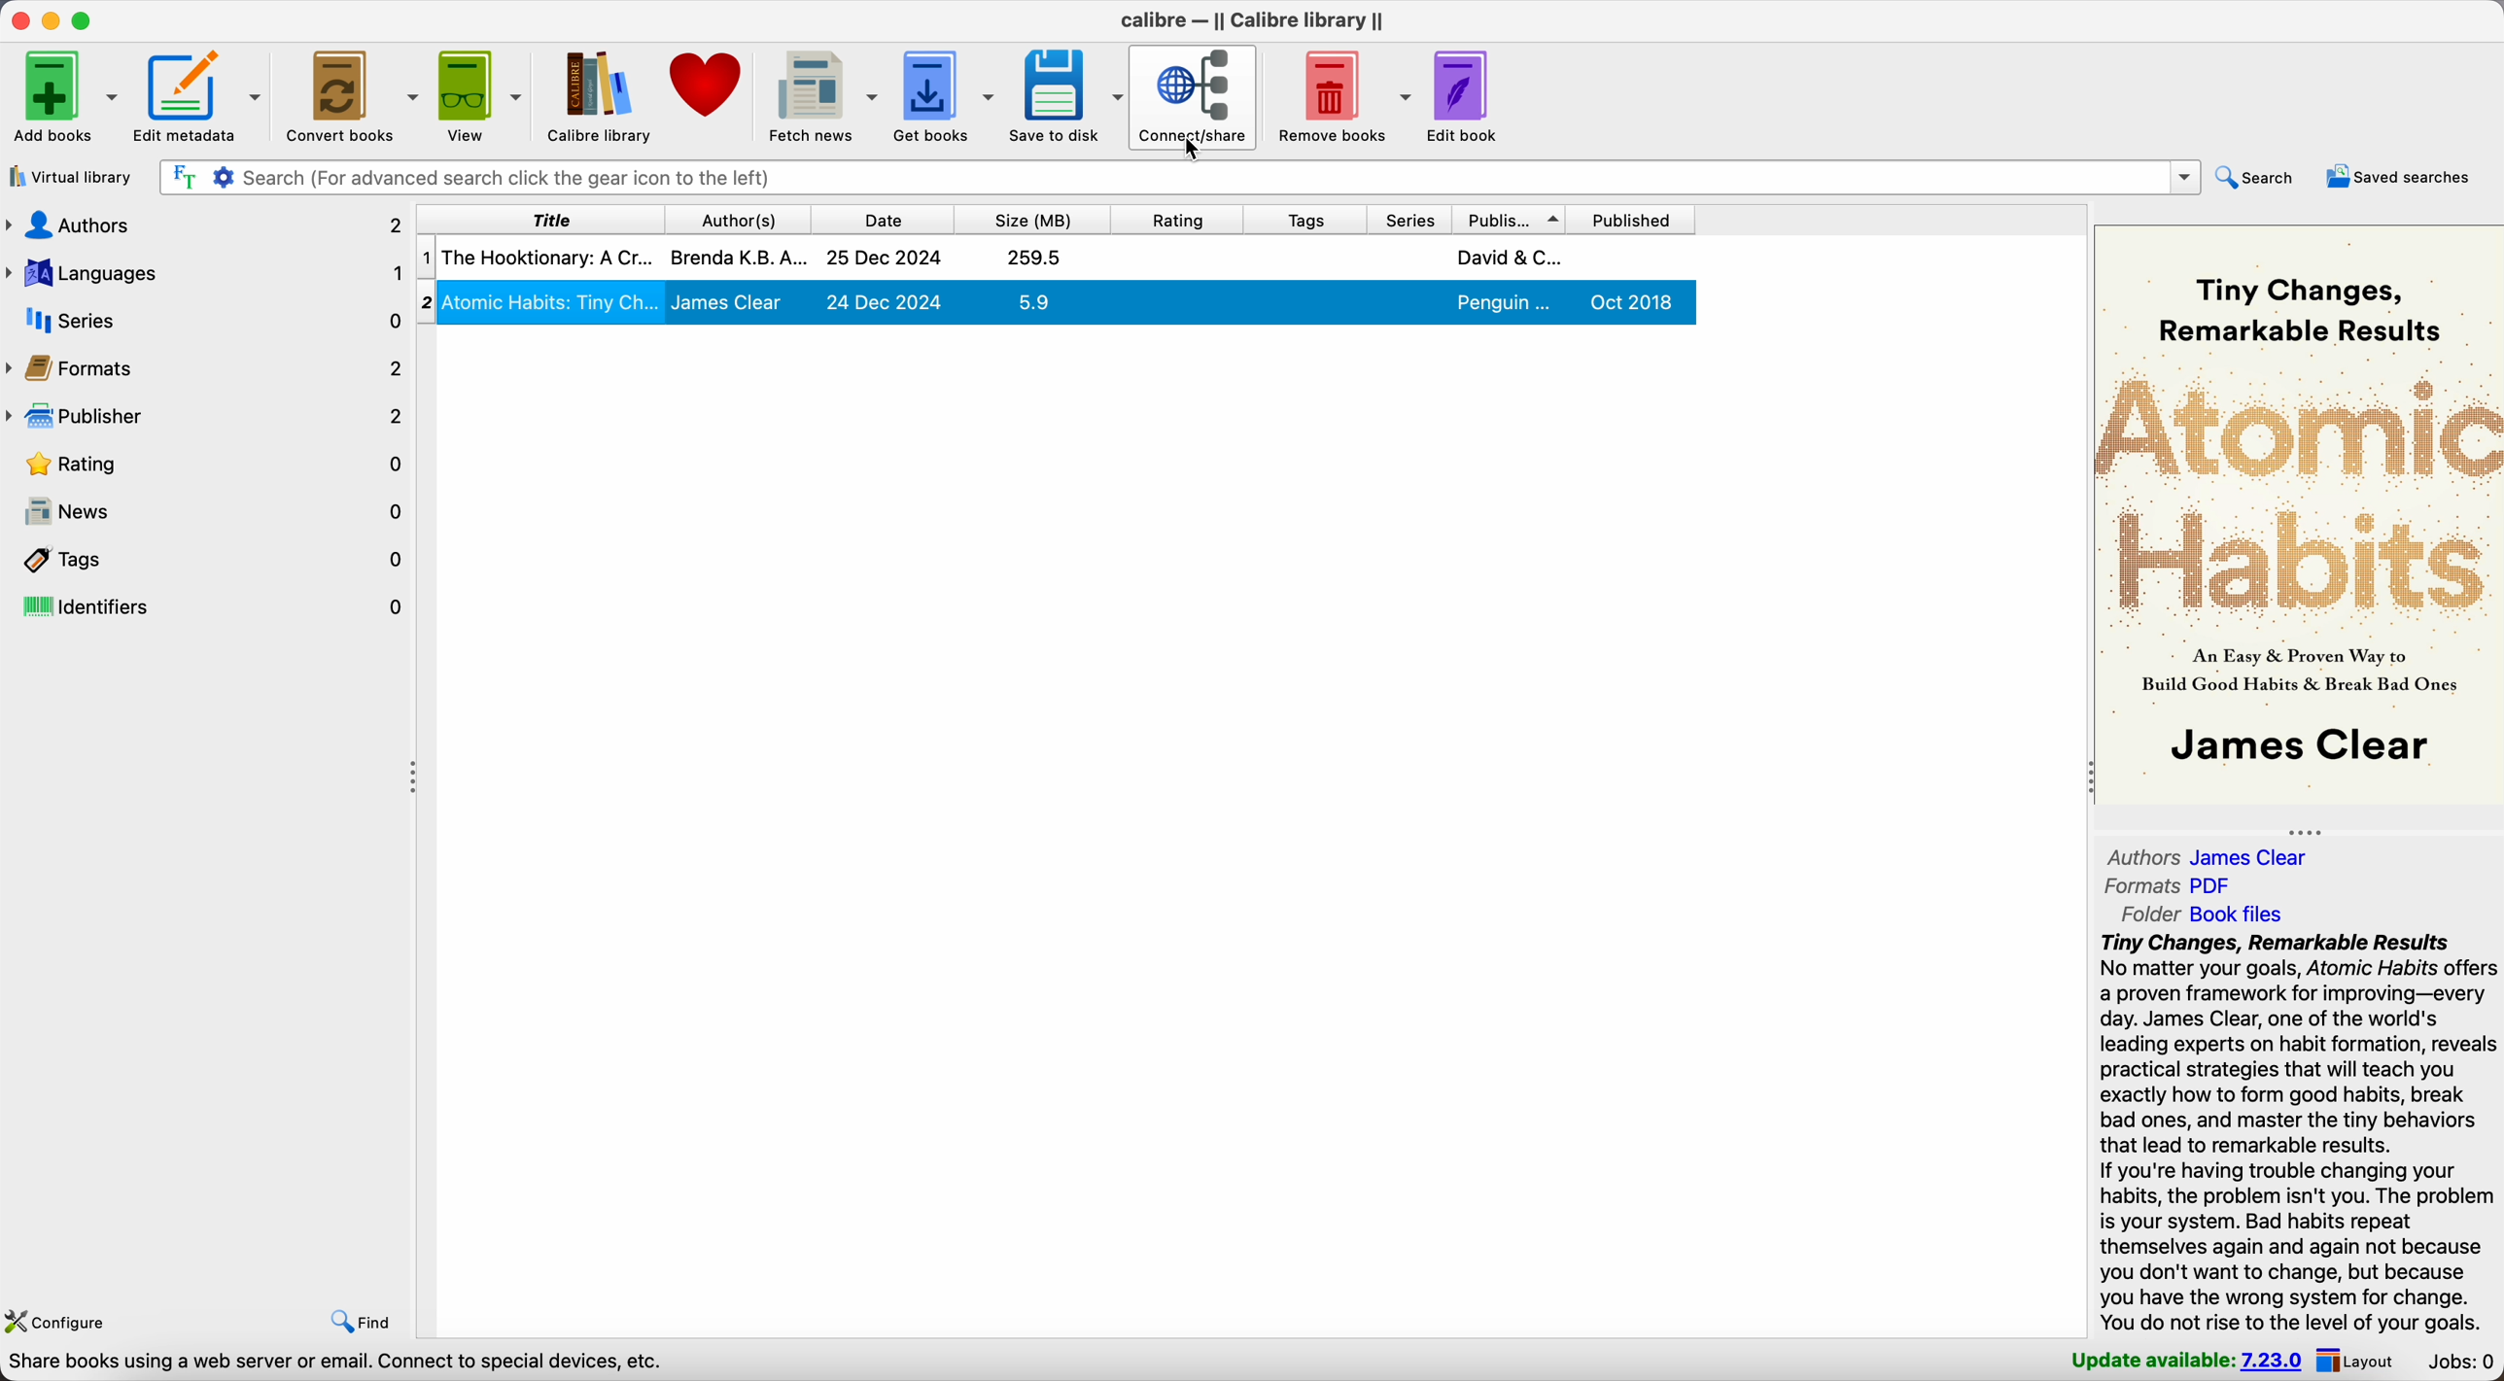  What do you see at coordinates (734, 218) in the screenshot?
I see `author(s)` at bounding box center [734, 218].